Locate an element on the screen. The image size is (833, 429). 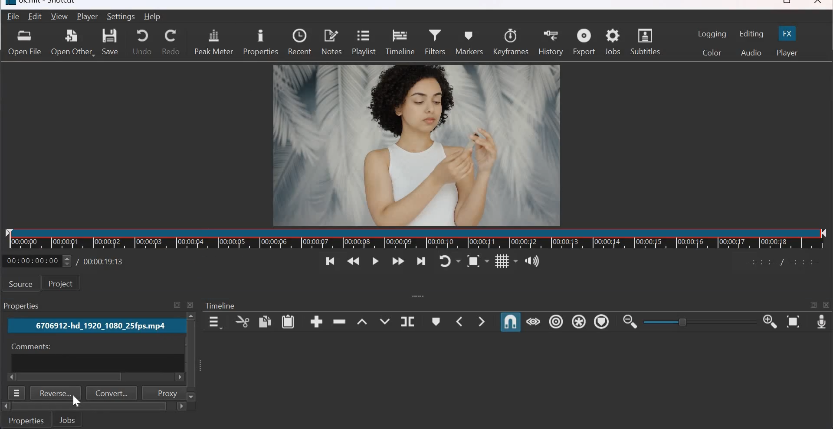
Export is located at coordinates (584, 41).